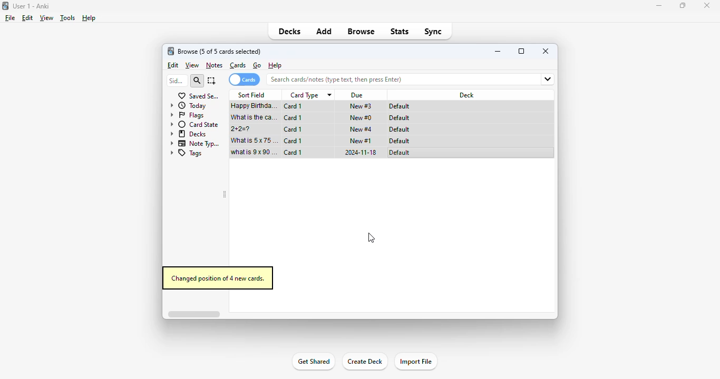 The image size is (720, 379). Describe the element at coordinates (293, 152) in the screenshot. I see `card 1 ` at that location.